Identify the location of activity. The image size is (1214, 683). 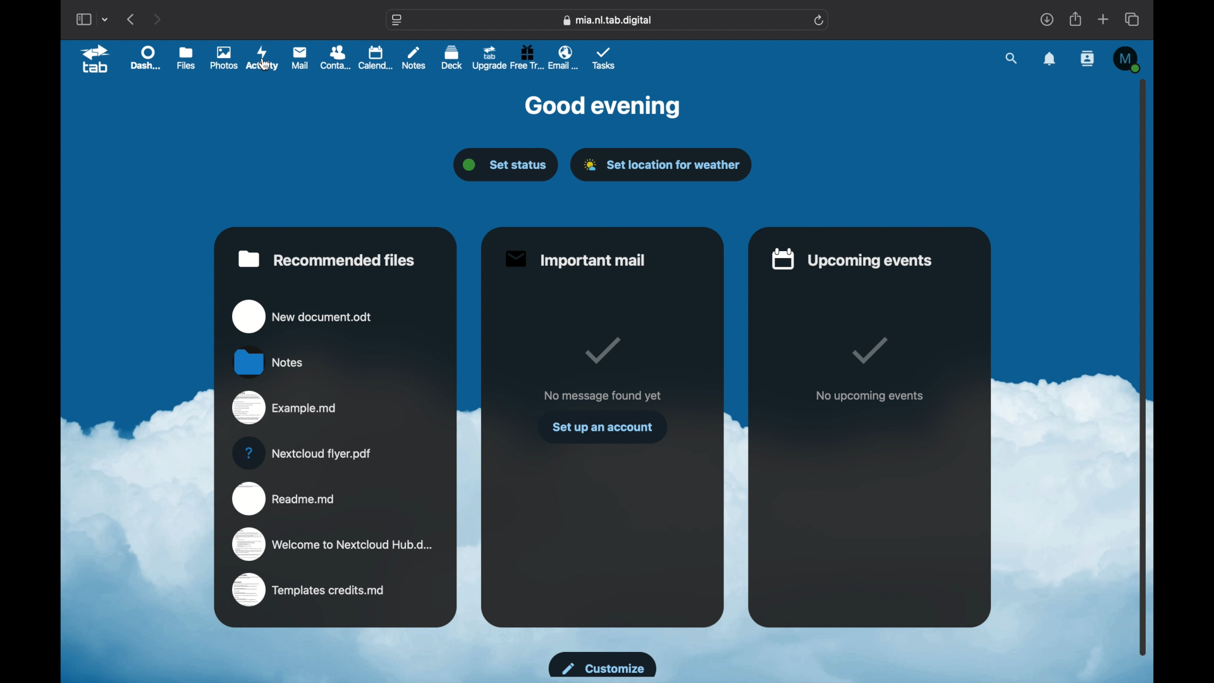
(262, 59).